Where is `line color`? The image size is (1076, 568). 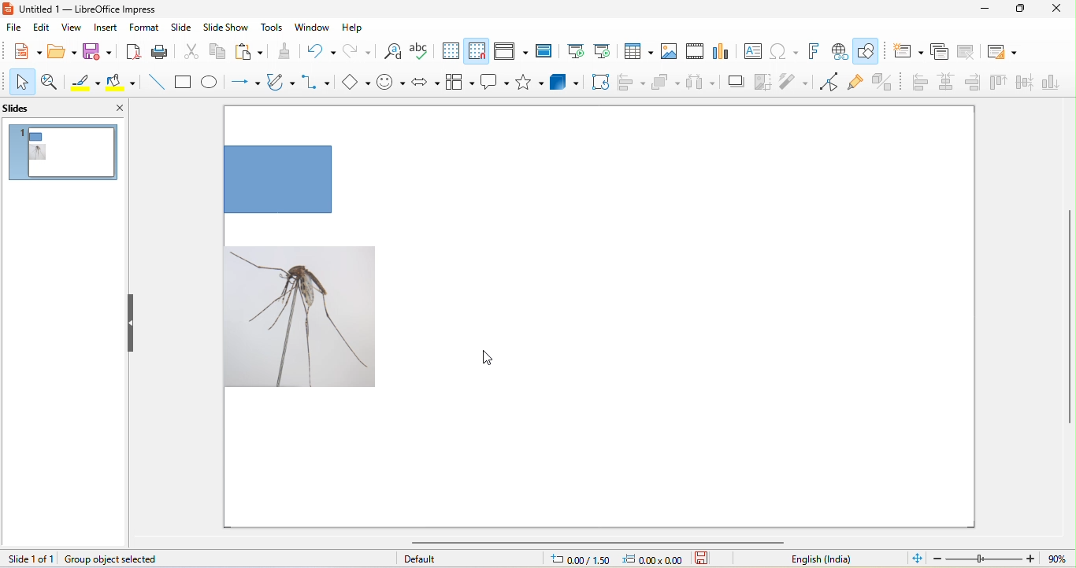 line color is located at coordinates (85, 82).